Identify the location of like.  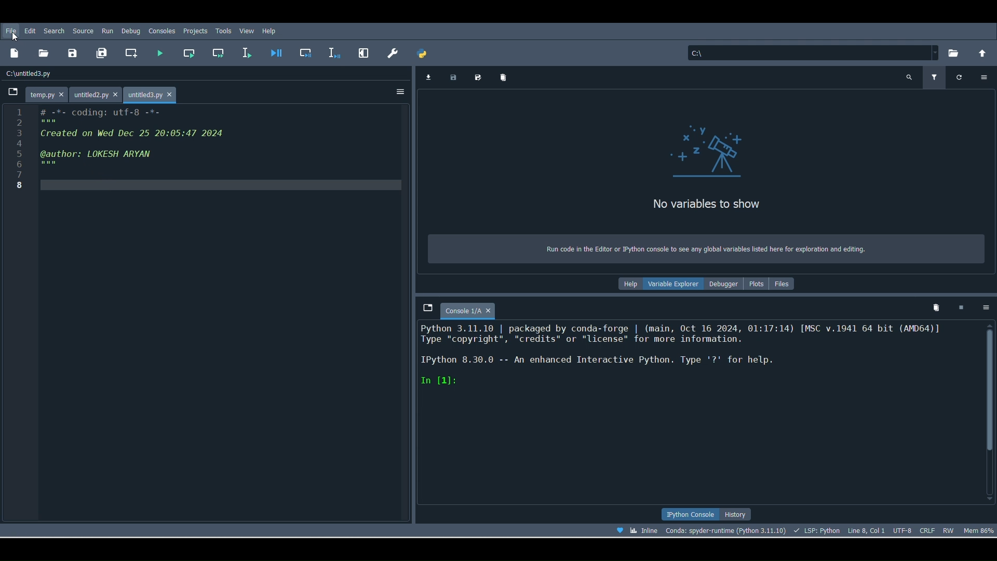
(617, 531).